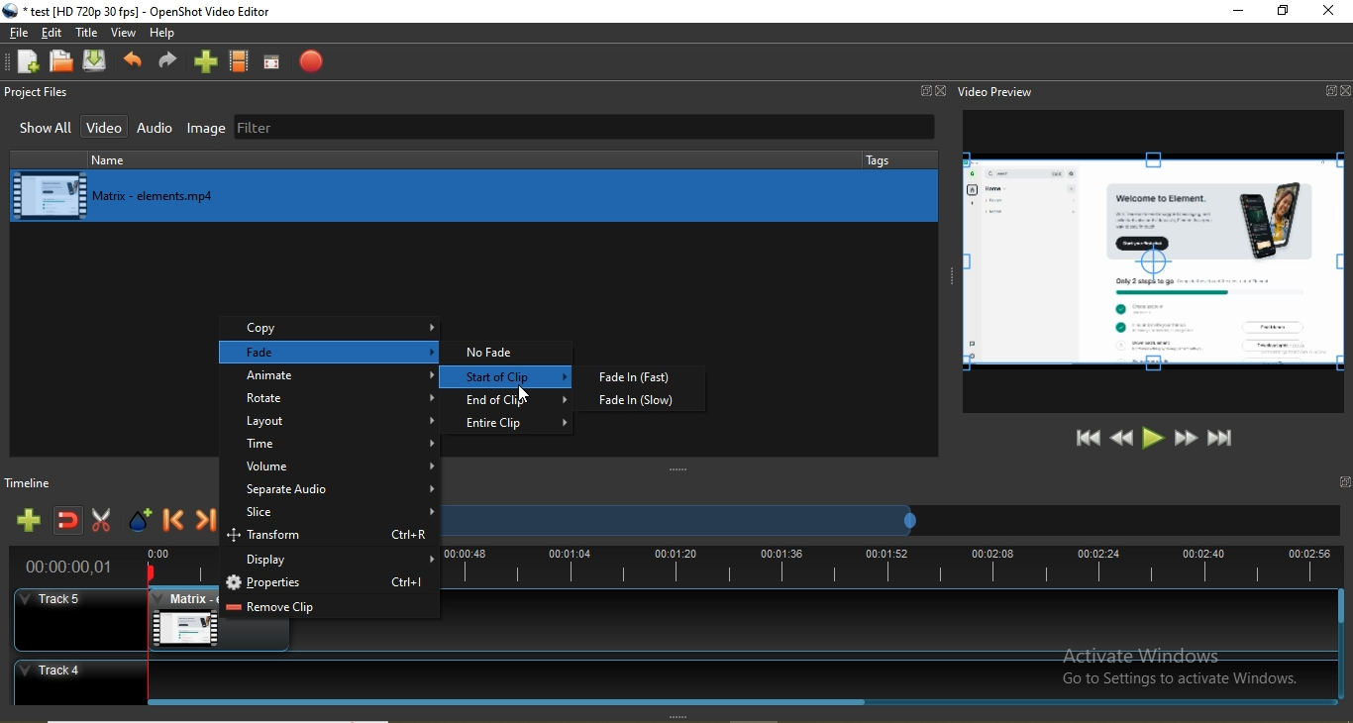 This screenshot has height=723, width=1353. What do you see at coordinates (206, 131) in the screenshot?
I see `Image` at bounding box center [206, 131].